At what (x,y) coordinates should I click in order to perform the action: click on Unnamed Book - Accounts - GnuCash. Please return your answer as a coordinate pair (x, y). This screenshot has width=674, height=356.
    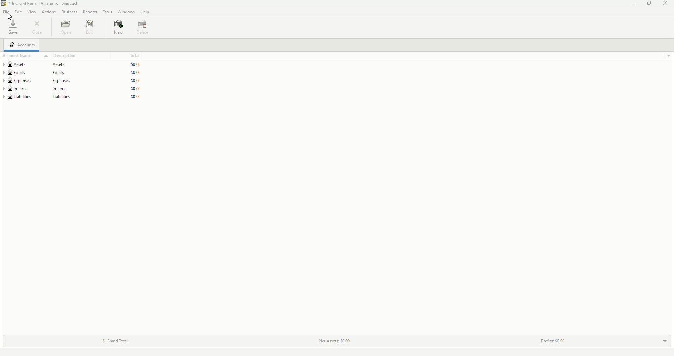
    Looking at the image, I should click on (42, 4).